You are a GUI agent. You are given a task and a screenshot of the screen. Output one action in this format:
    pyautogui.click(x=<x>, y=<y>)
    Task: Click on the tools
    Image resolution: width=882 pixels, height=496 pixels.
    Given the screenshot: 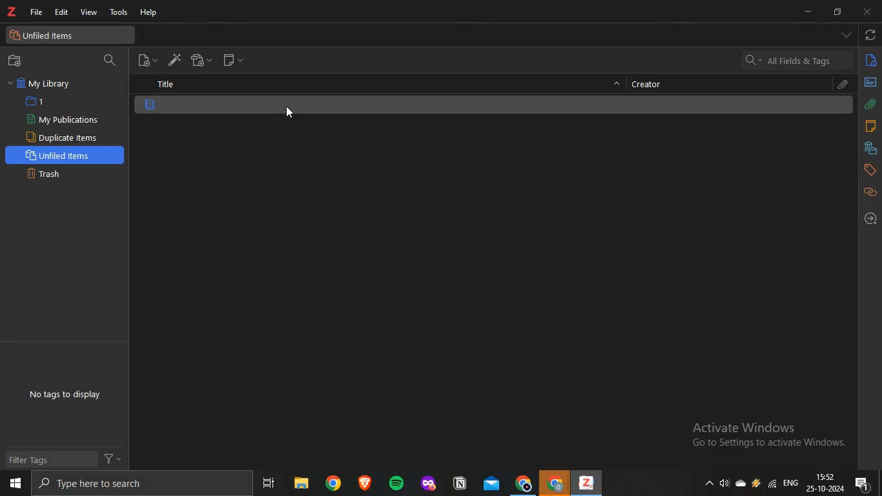 What is the action you would take?
    pyautogui.click(x=119, y=14)
    